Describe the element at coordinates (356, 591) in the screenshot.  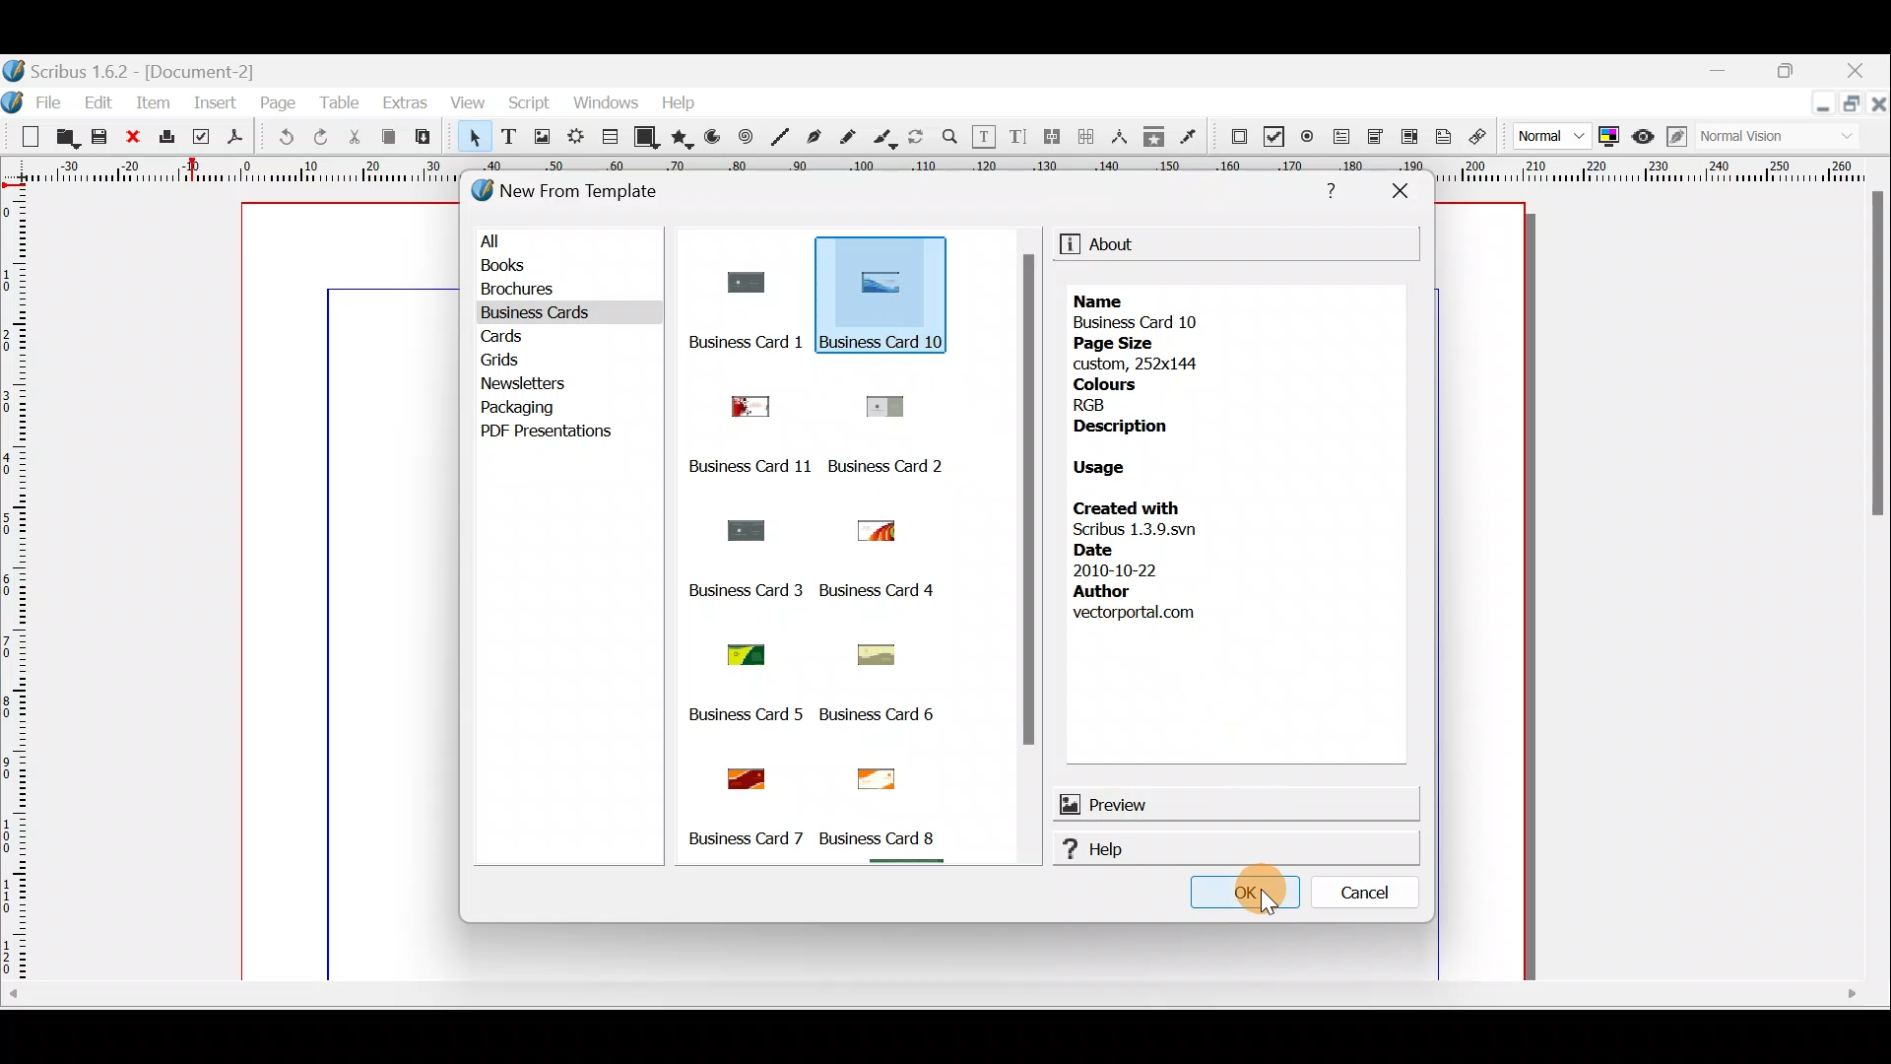
I see `Canvas` at that location.